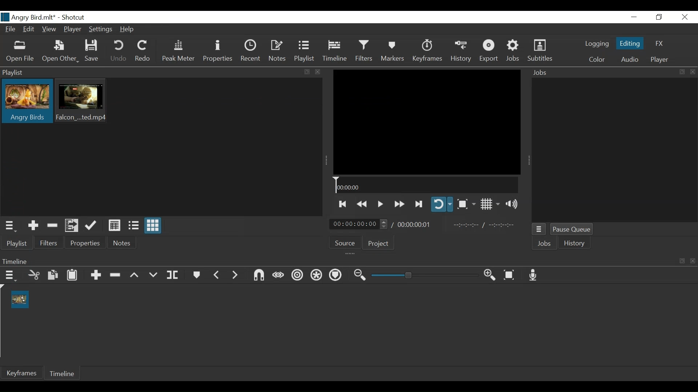 The width and height of the screenshot is (698, 392). Describe the element at coordinates (488, 225) in the screenshot. I see `In point` at that location.